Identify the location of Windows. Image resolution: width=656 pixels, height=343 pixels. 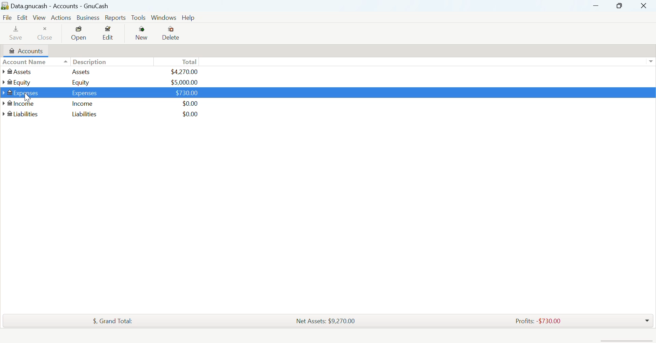
(163, 17).